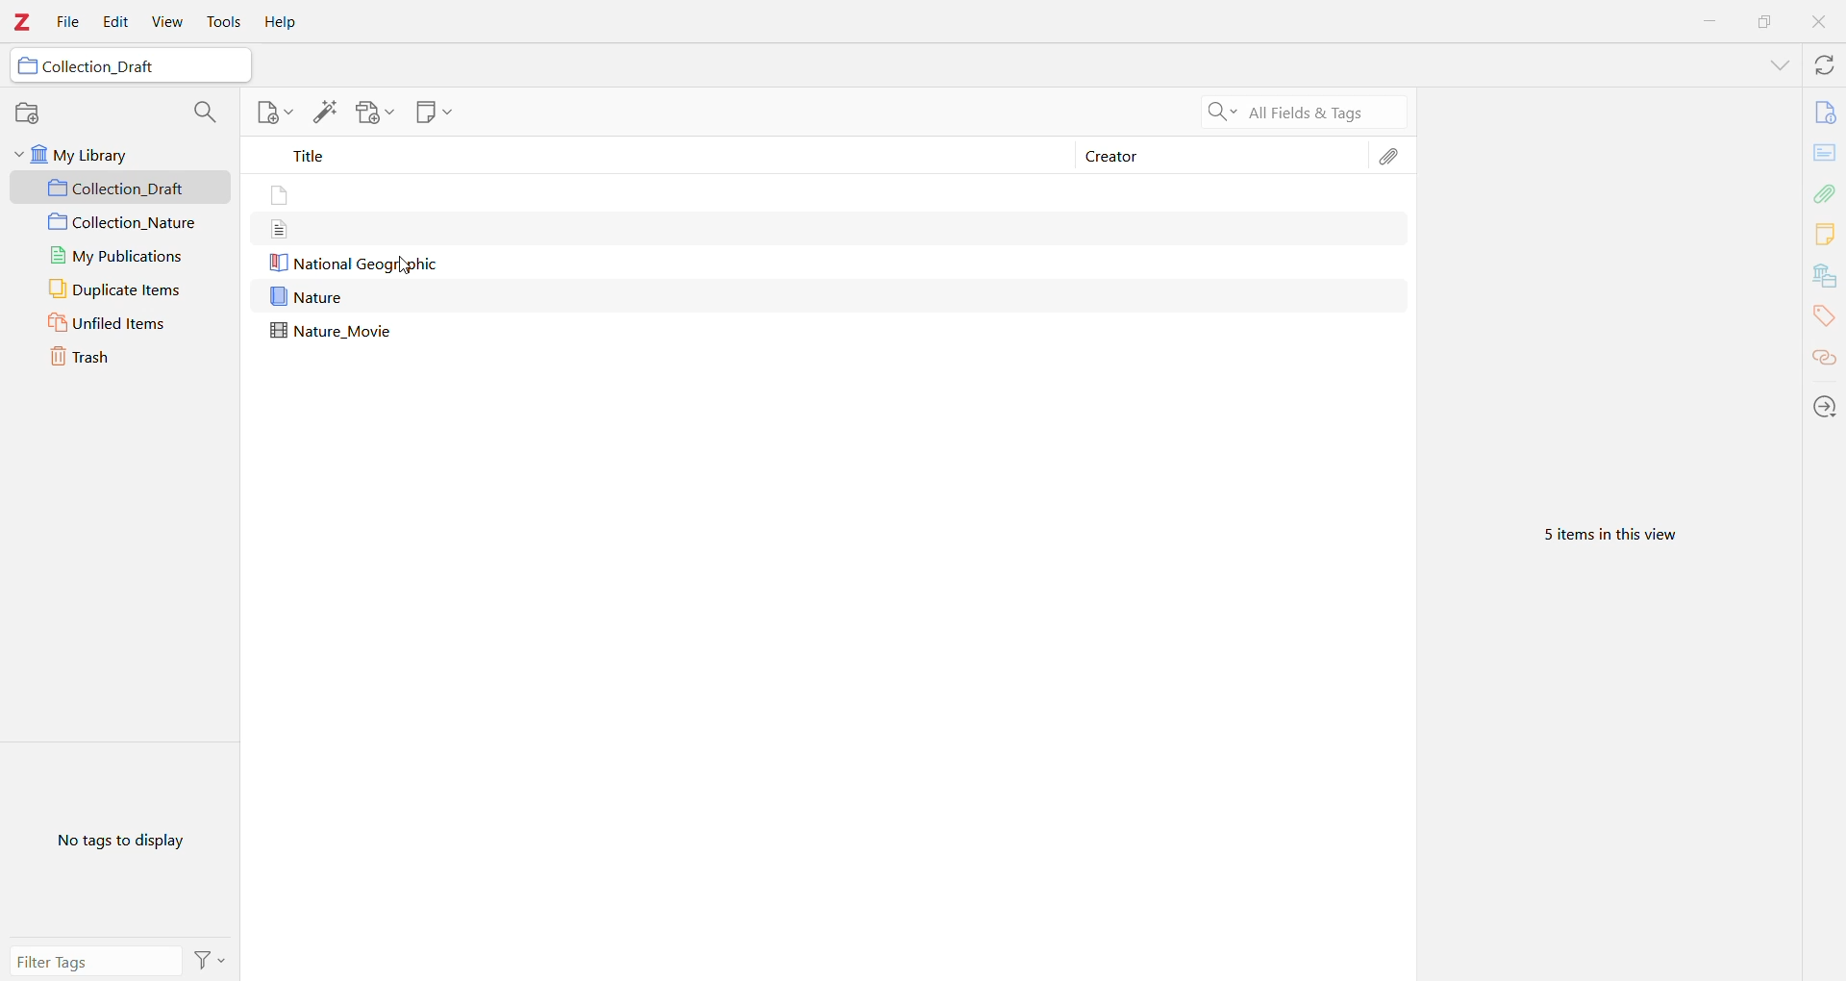 Image resolution: width=1846 pixels, height=981 pixels. What do you see at coordinates (121, 223) in the screenshot?
I see `Collection_Nature` at bounding box center [121, 223].